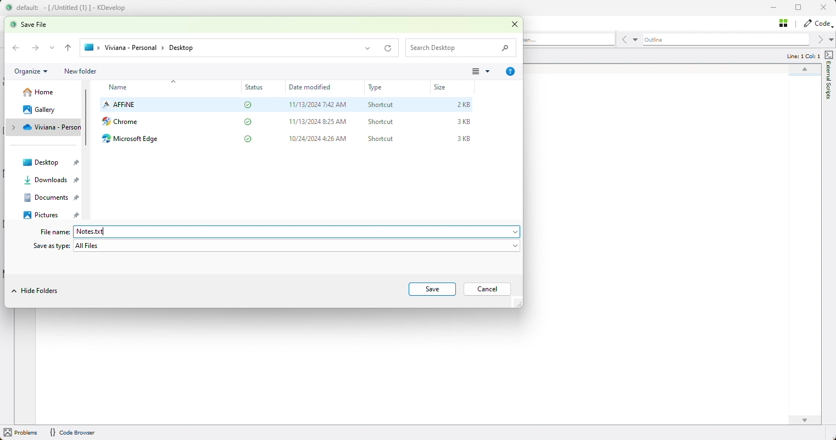  I want to click on Outline, so click(725, 40).